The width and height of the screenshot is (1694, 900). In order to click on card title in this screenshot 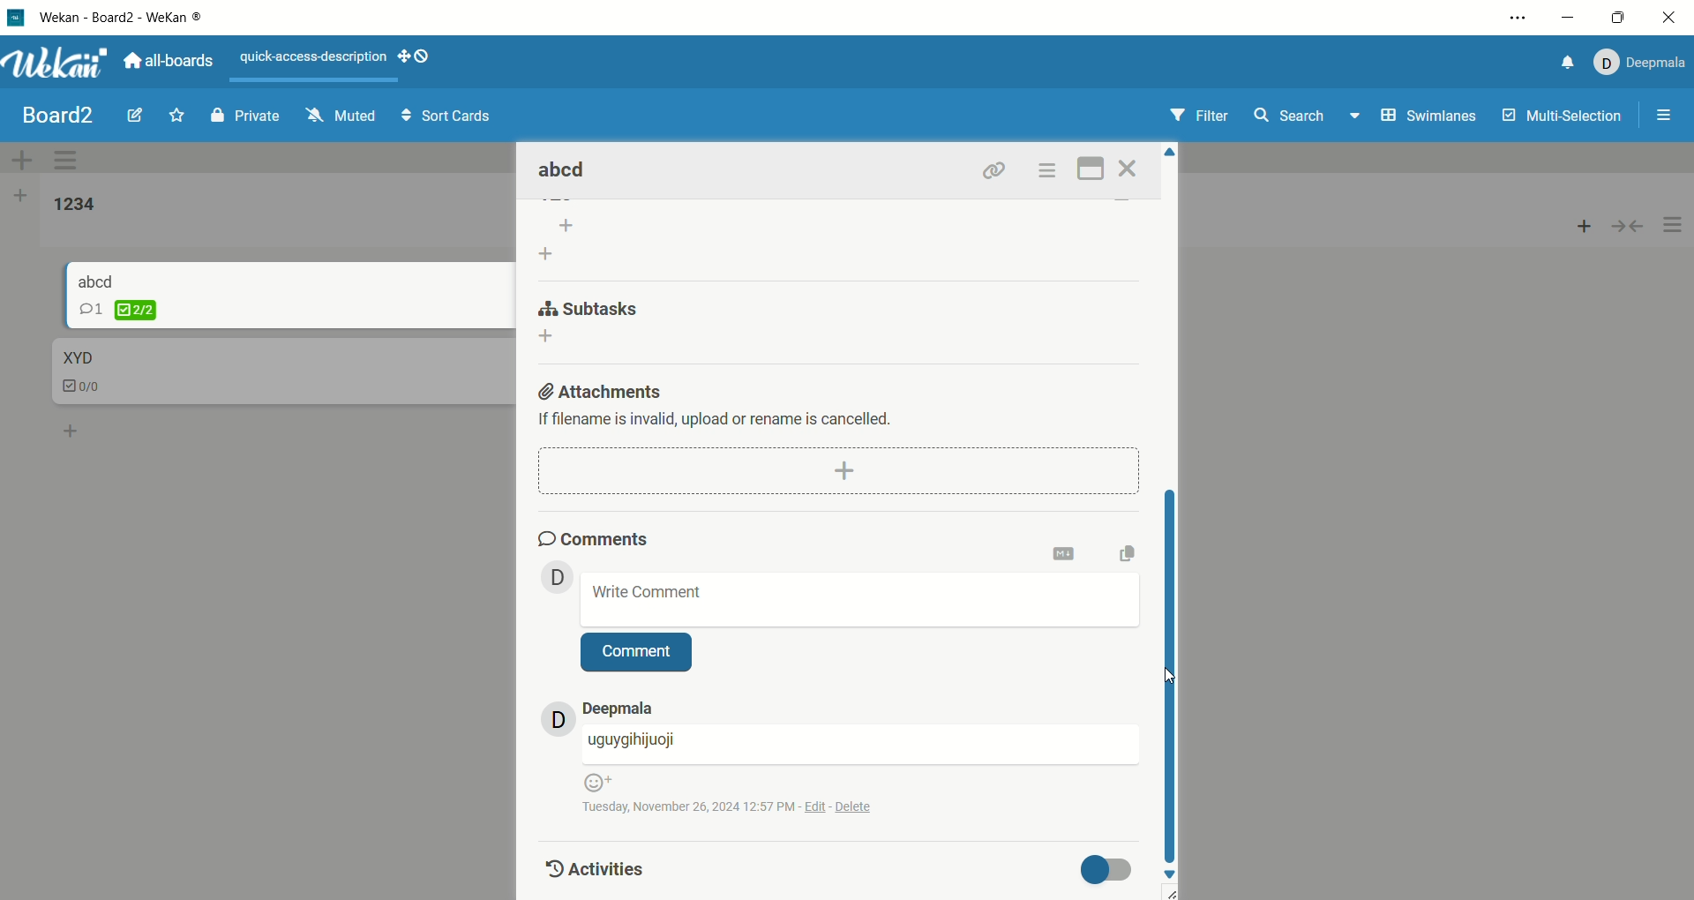, I will do `click(565, 171)`.